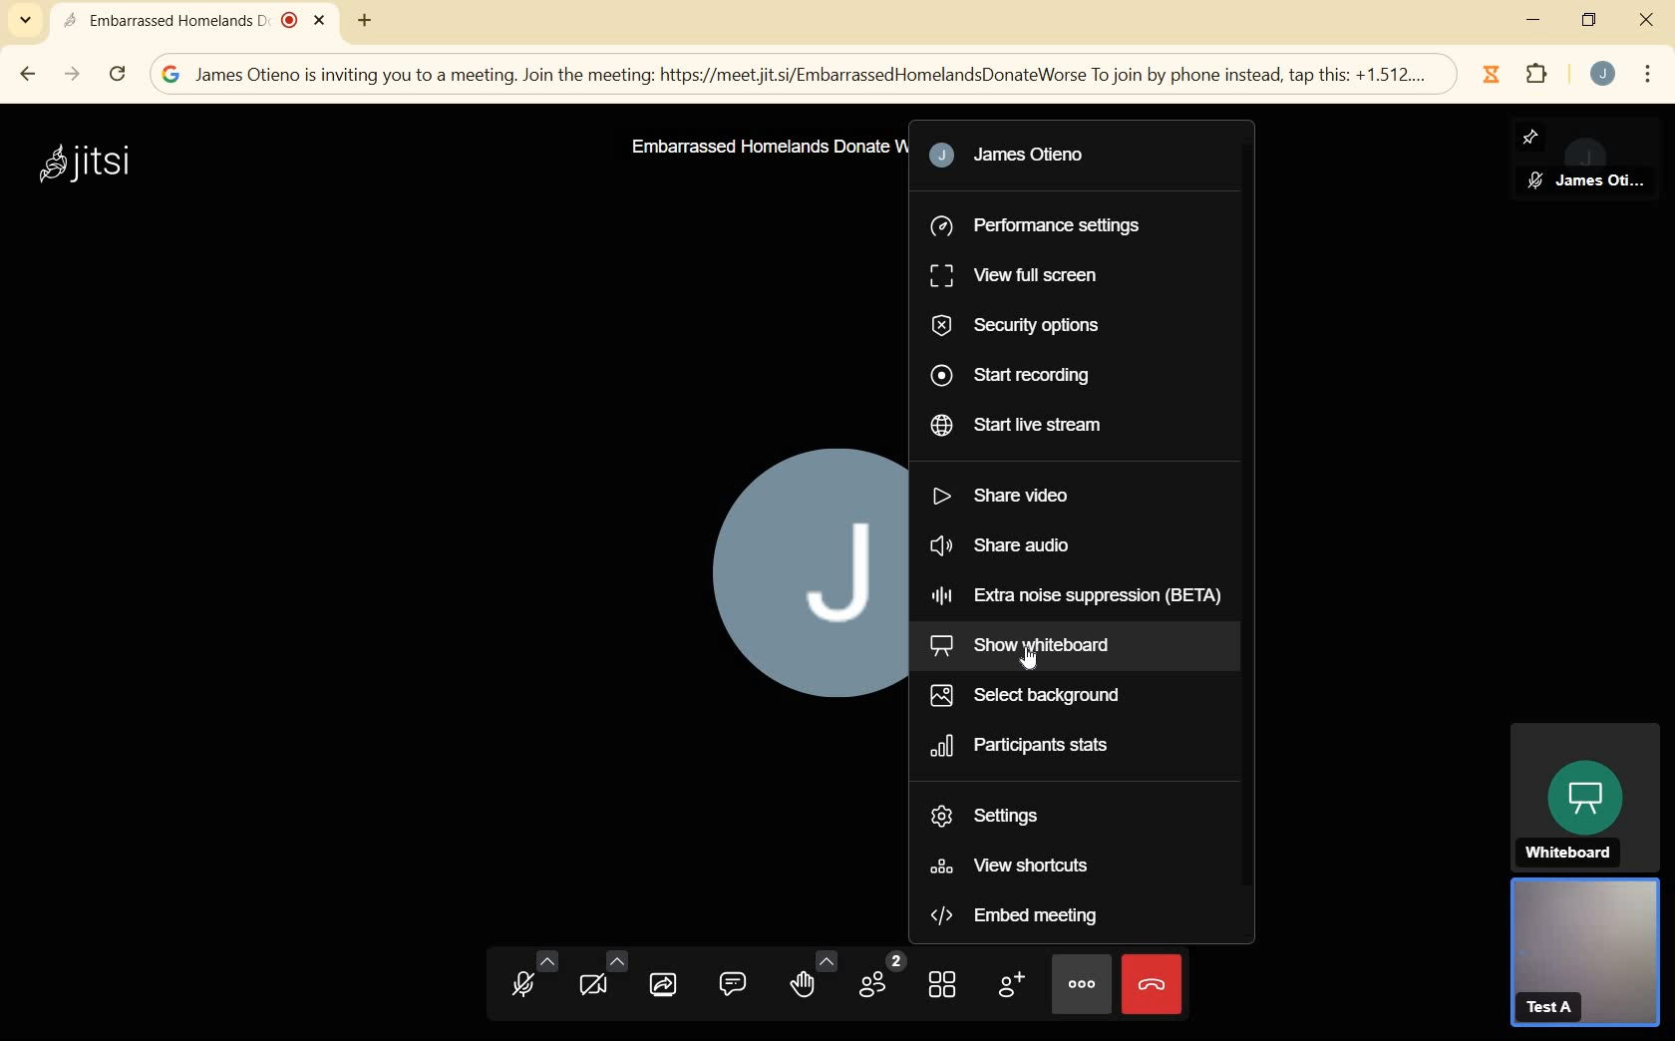 The width and height of the screenshot is (1675, 1041). What do you see at coordinates (1584, 957) in the screenshot?
I see `GUEST PANEL VIEW` at bounding box center [1584, 957].